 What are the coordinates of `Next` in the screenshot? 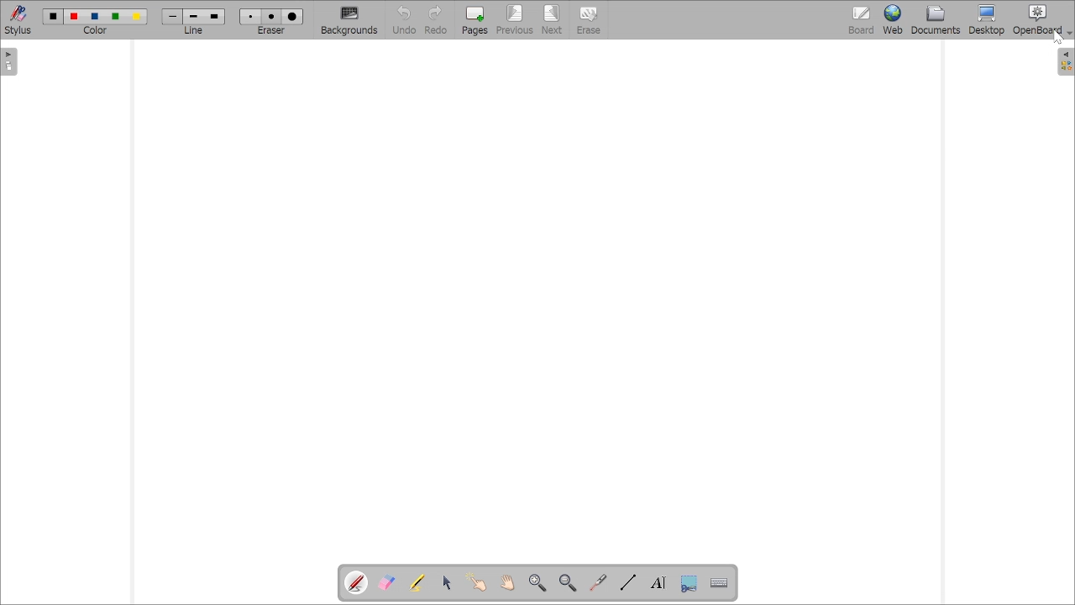 It's located at (553, 20).